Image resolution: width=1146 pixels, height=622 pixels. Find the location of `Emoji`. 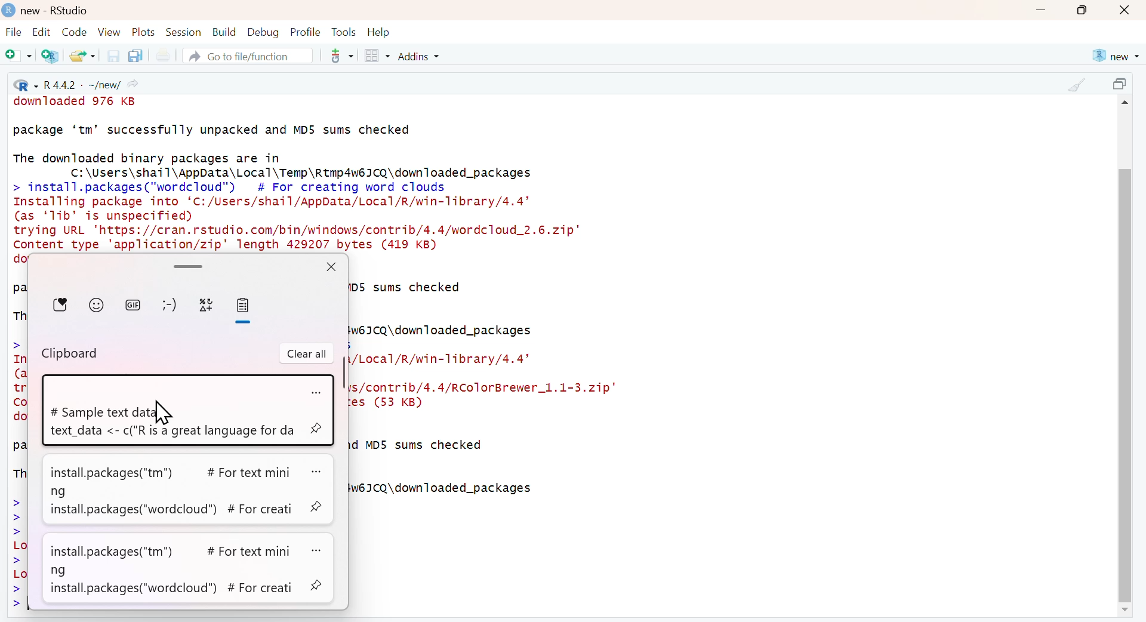

Emoji is located at coordinates (96, 304).